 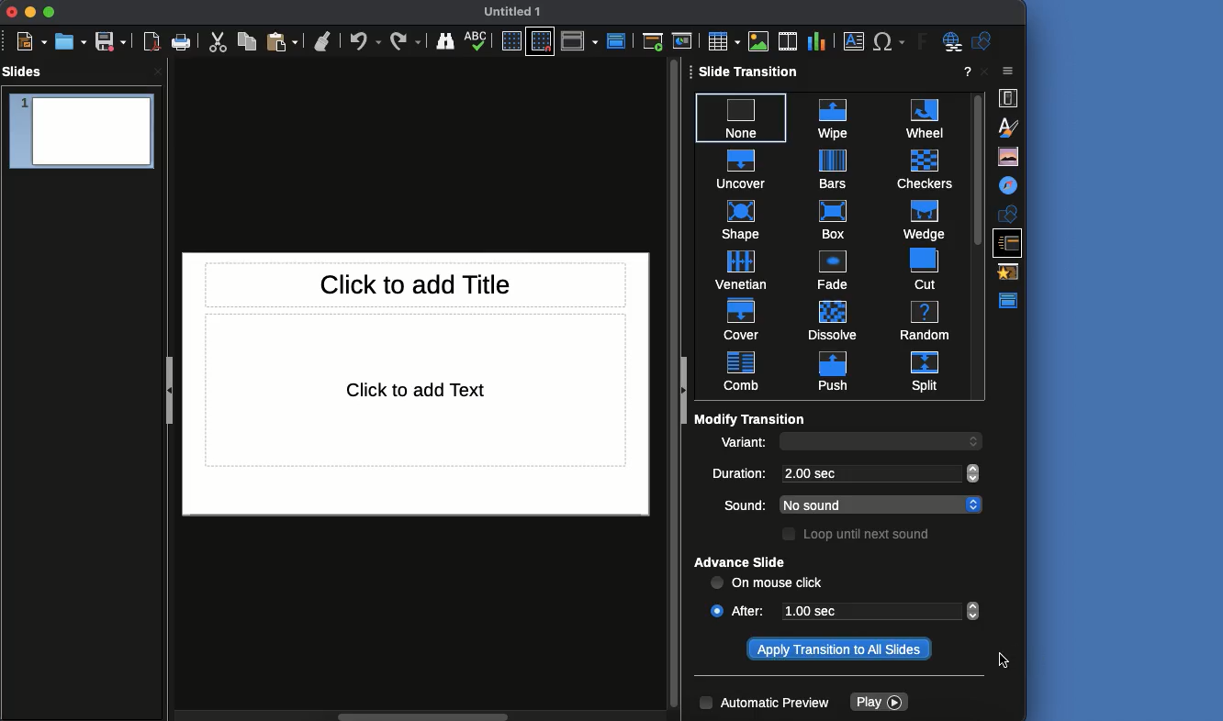 I want to click on uncover, so click(x=740, y=166).